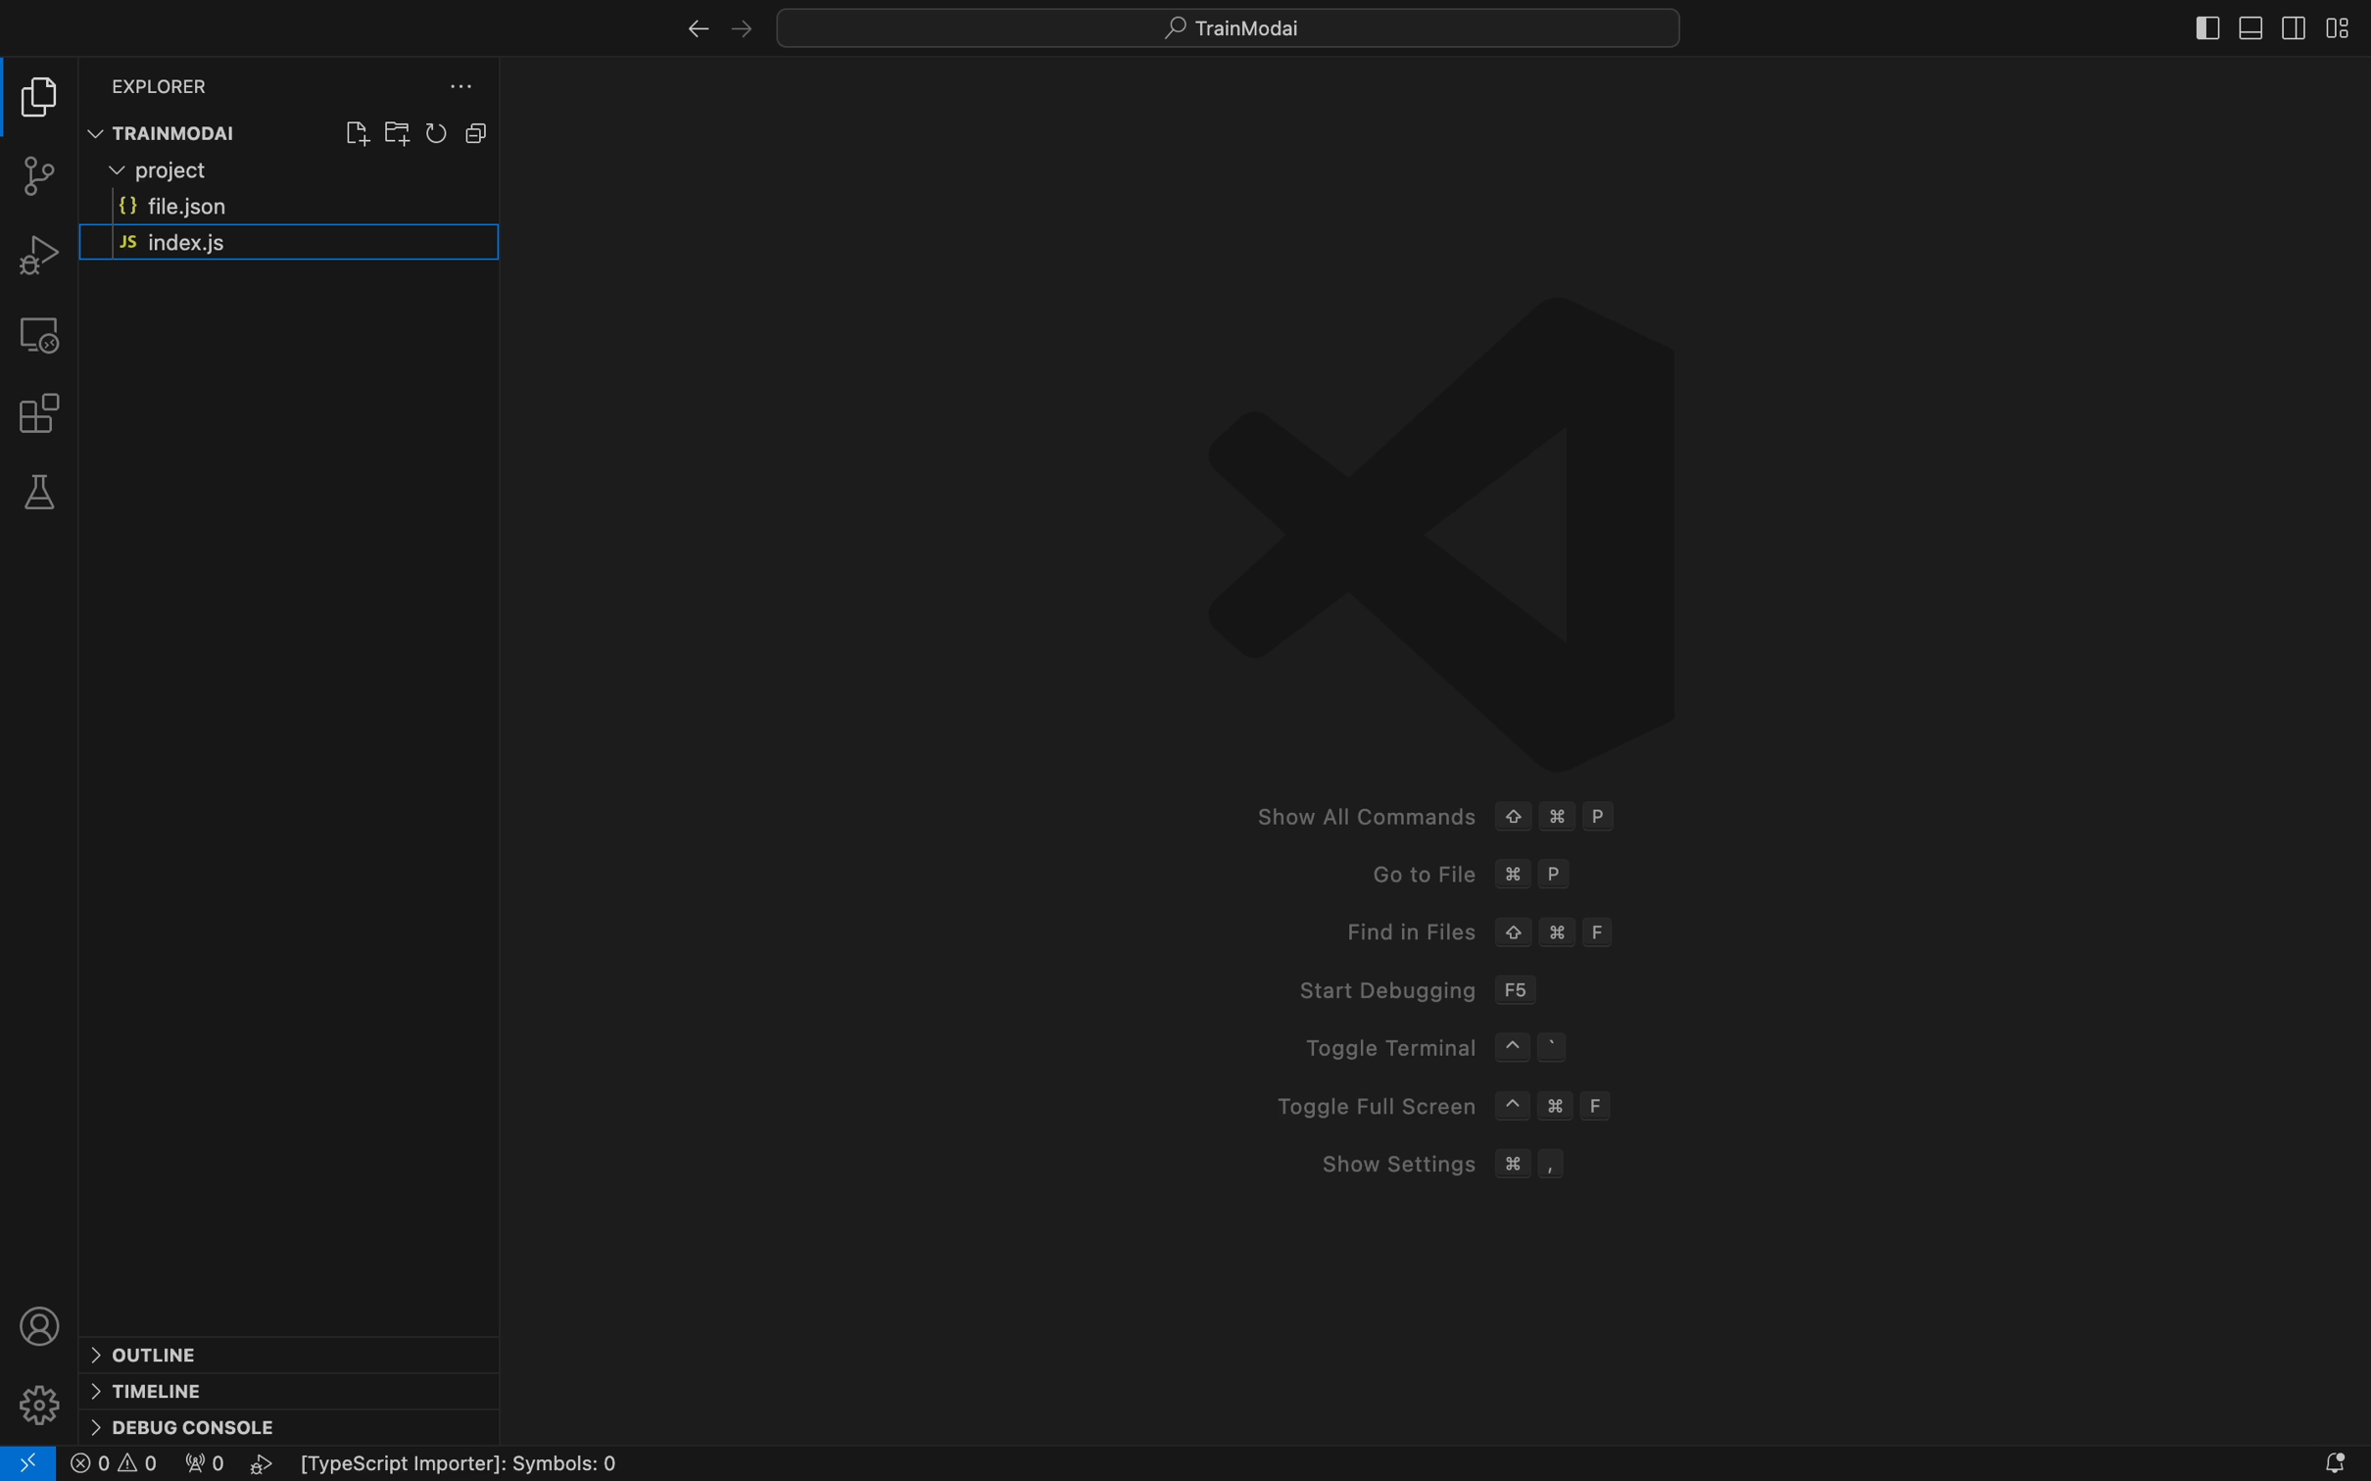 The height and width of the screenshot is (1481, 2371). I want to click on Toggle Terminal, so click(1425, 1043).